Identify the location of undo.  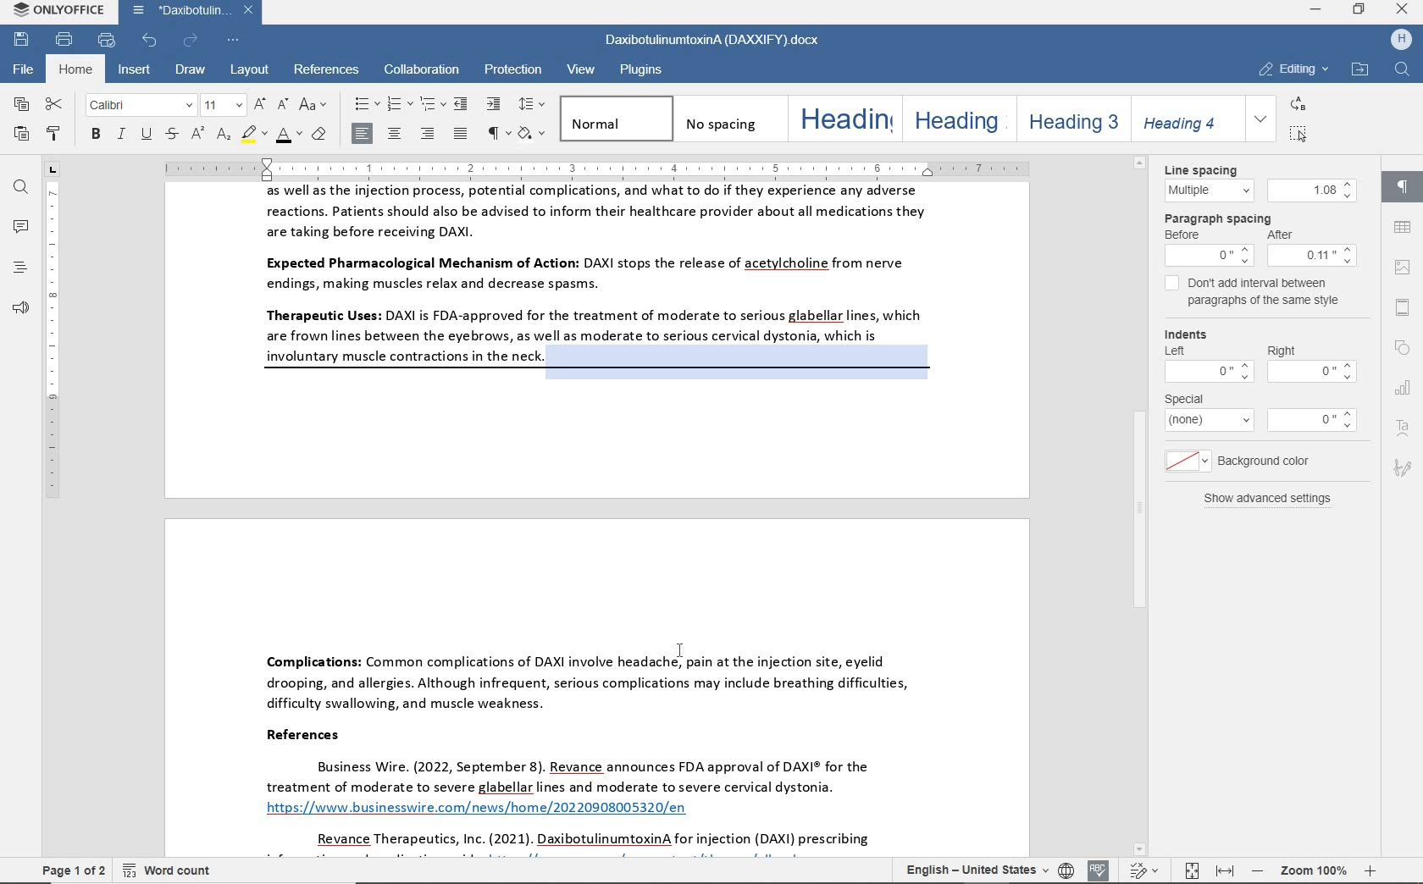
(151, 40).